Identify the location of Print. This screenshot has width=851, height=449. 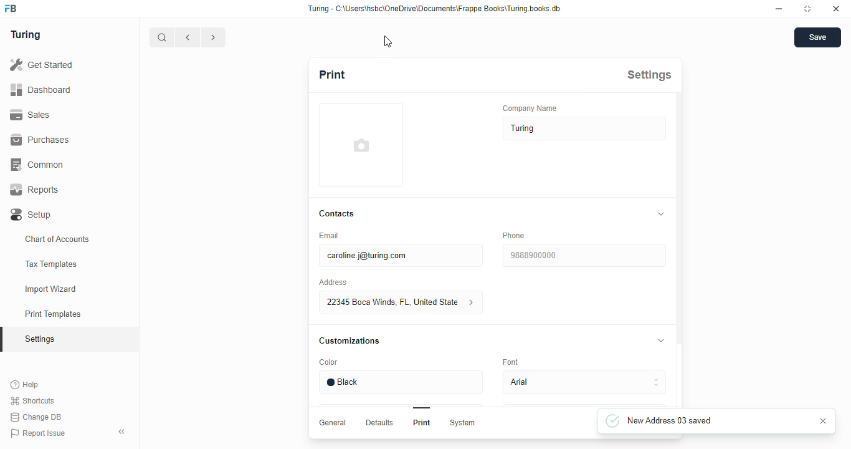
(422, 422).